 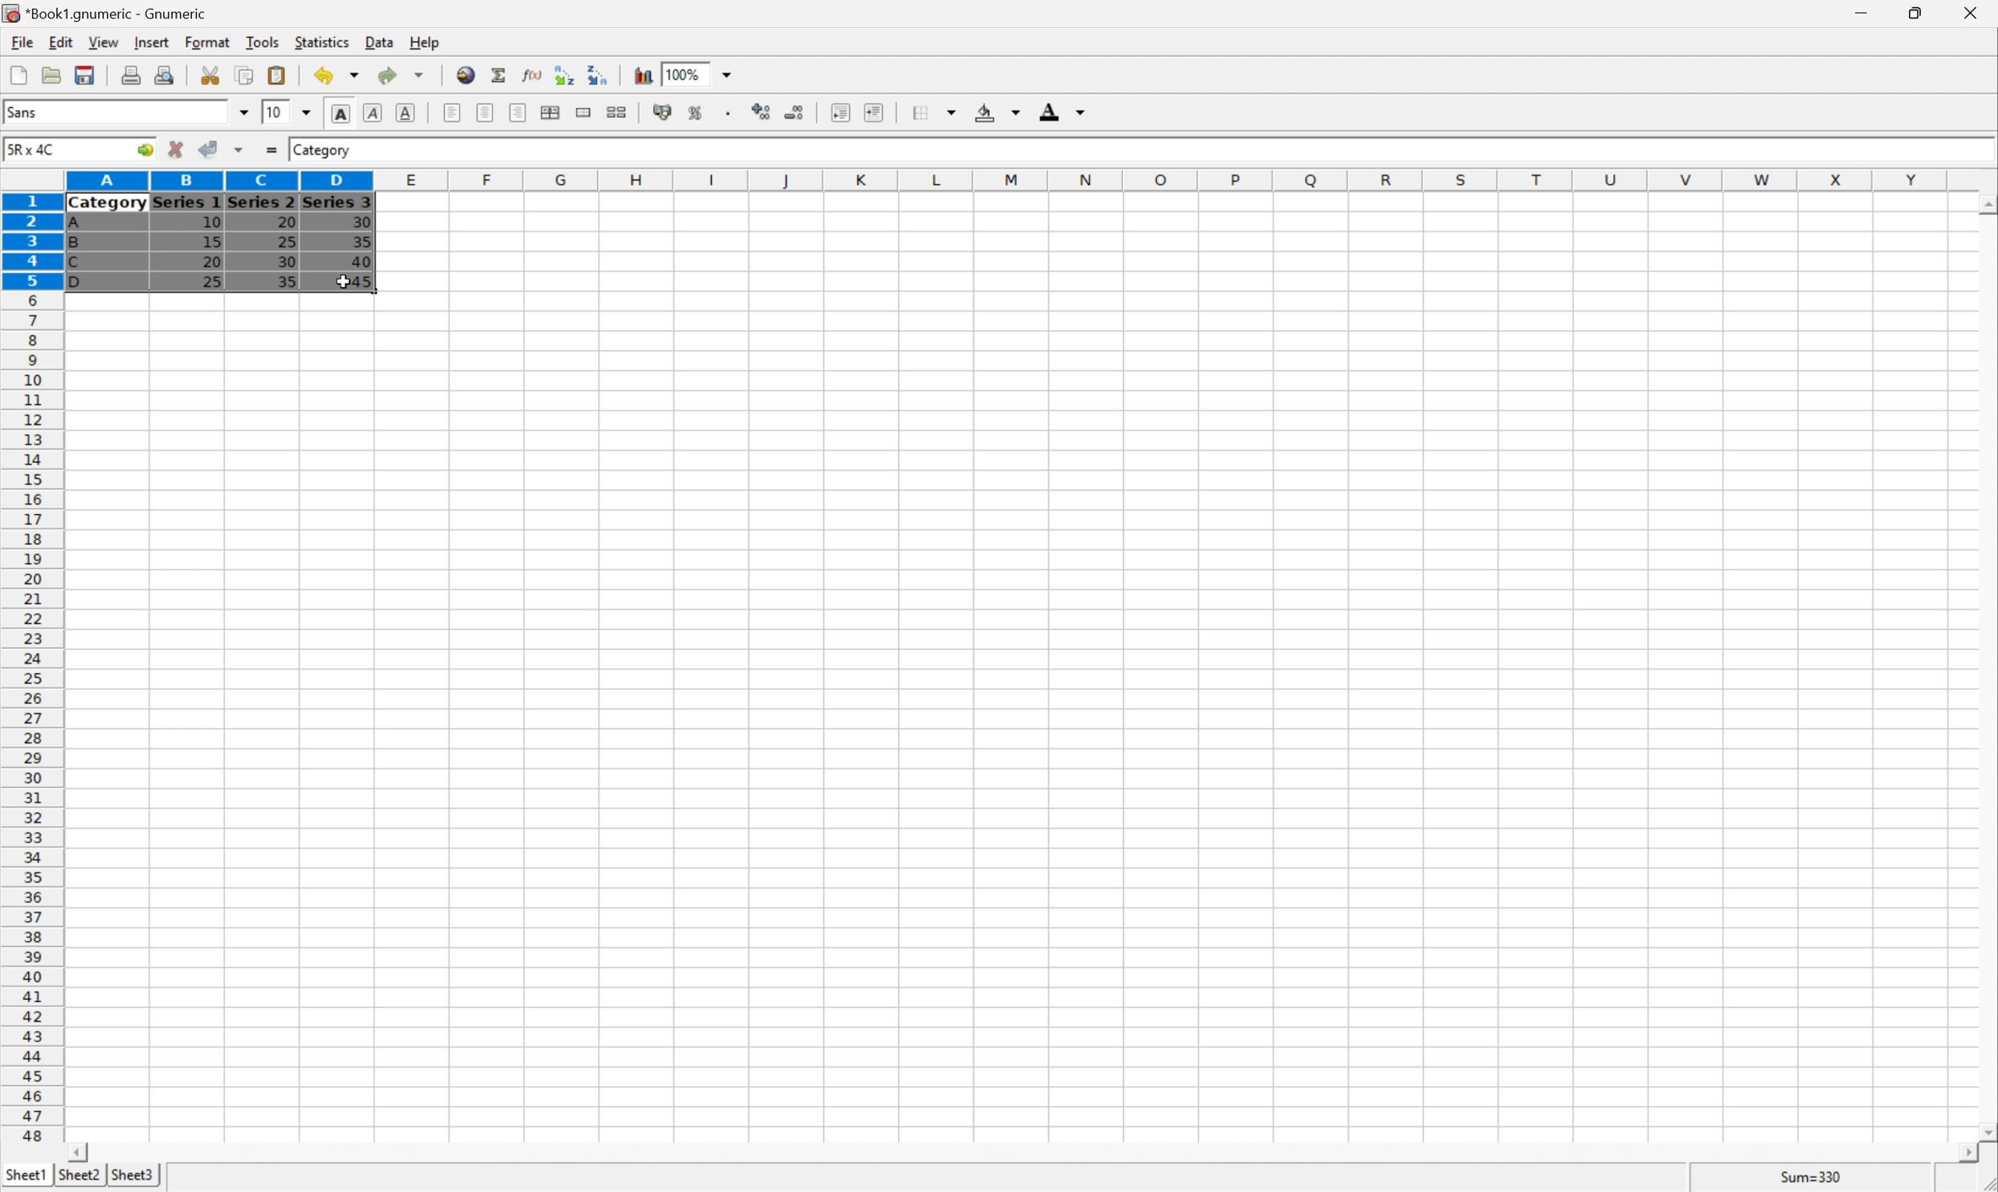 I want to click on Set the format of the selected cells to include a thousands separator, so click(x=731, y=115).